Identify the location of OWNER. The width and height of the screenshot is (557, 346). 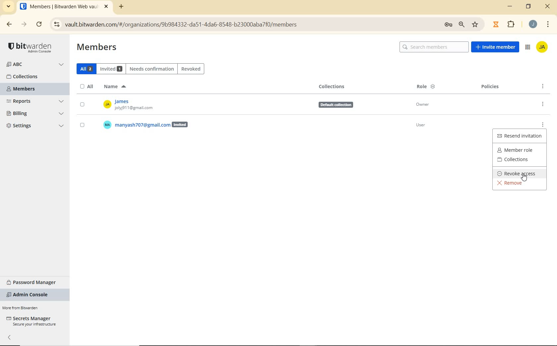
(149, 105).